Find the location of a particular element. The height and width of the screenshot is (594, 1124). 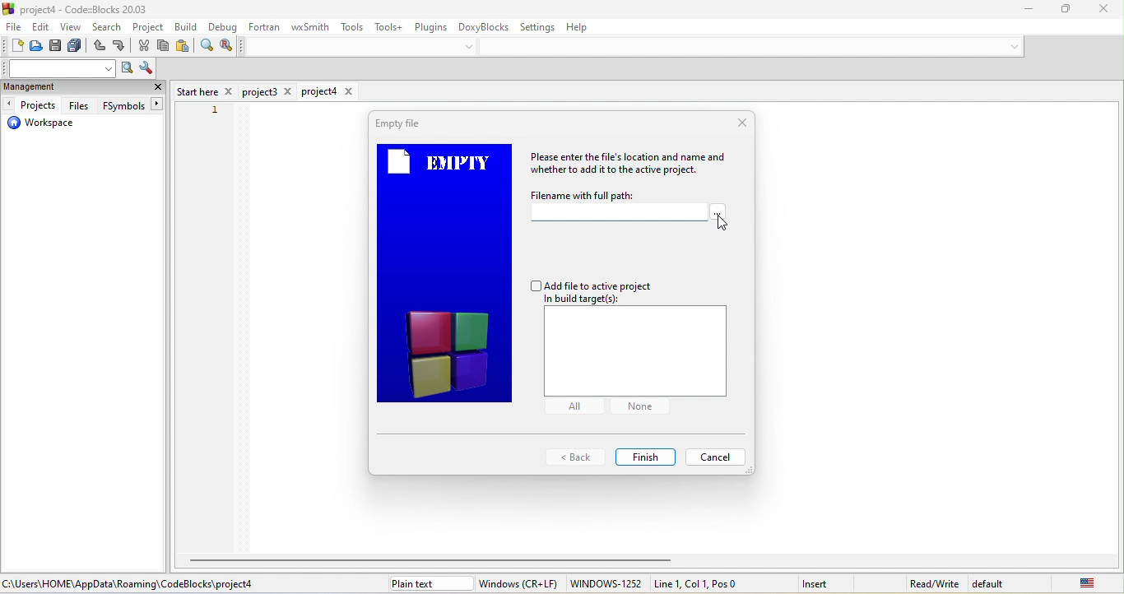

find is located at coordinates (206, 48).